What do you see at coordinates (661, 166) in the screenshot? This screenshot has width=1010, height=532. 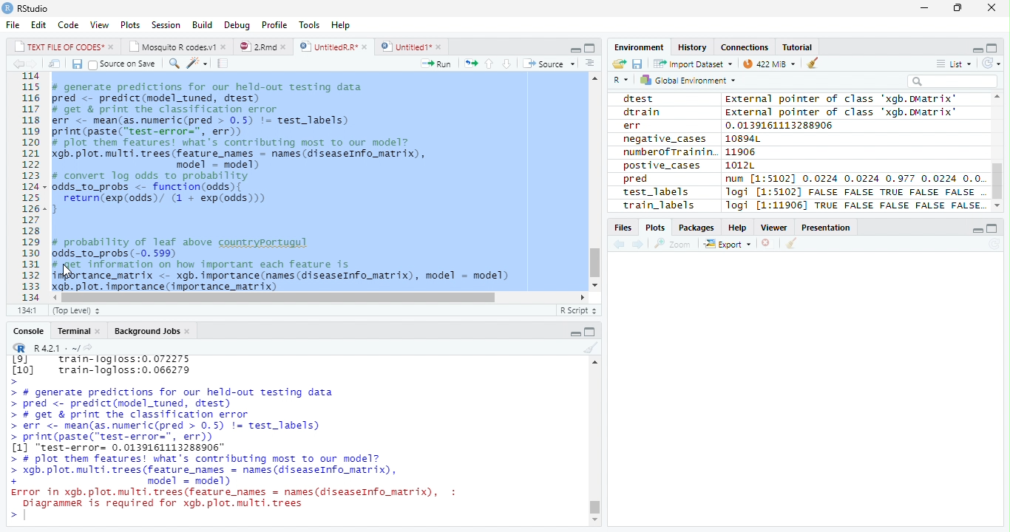 I see `postive_cases` at bounding box center [661, 166].